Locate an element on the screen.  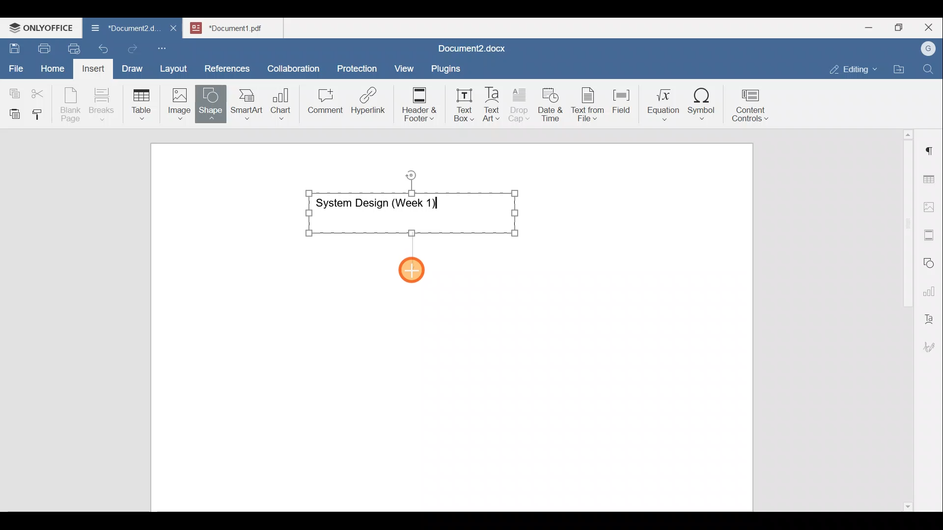
References is located at coordinates (226, 67).